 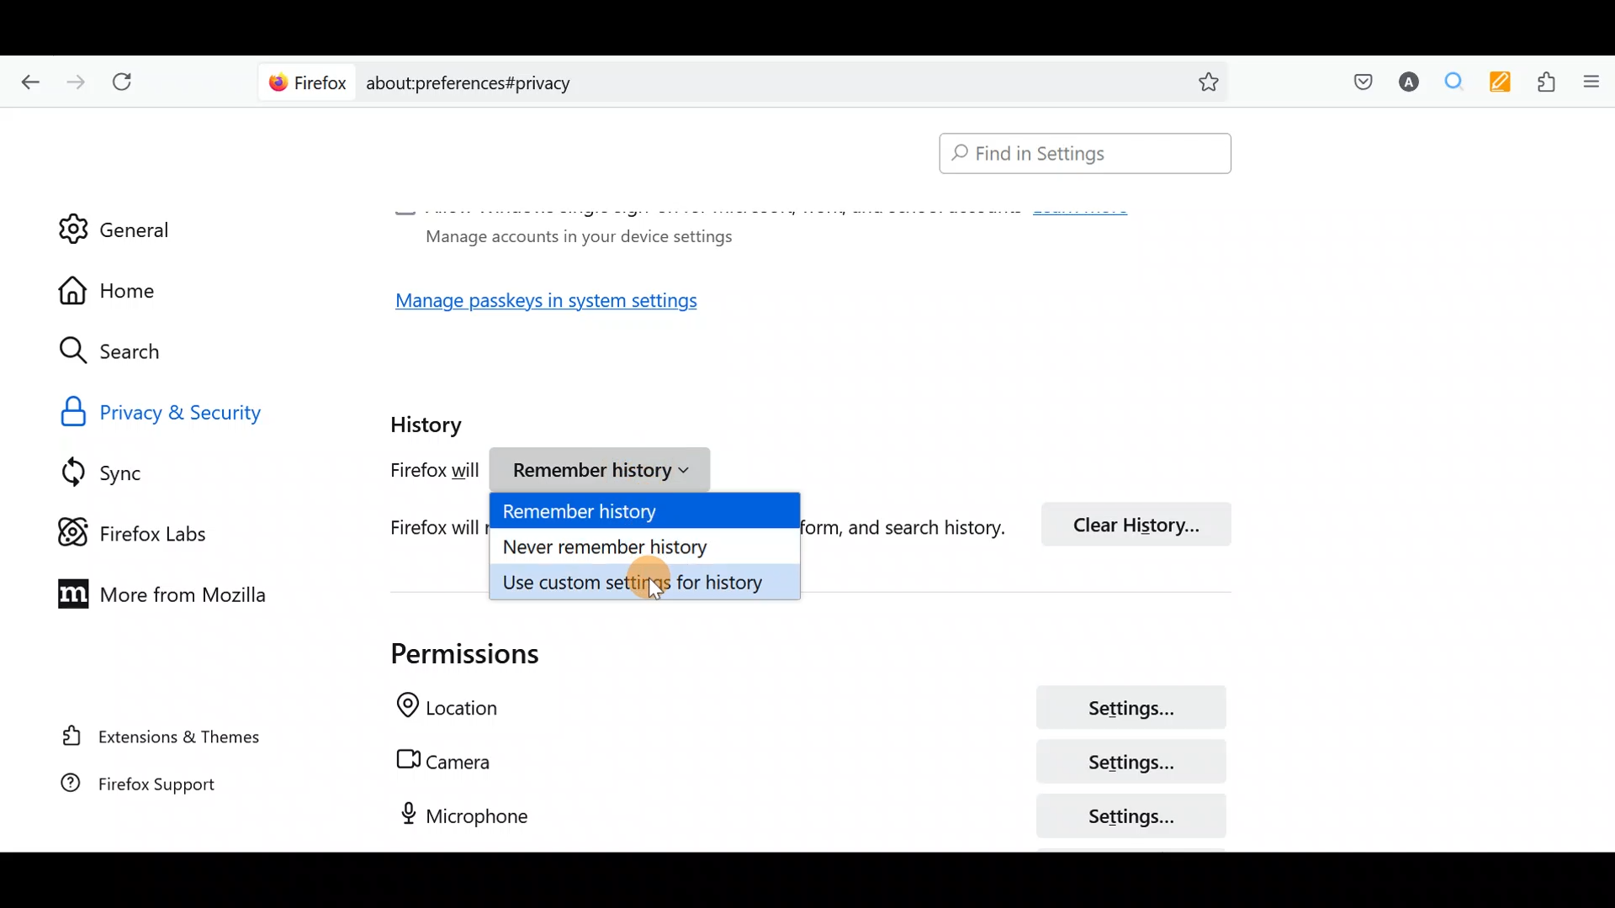 I want to click on Multiple search & highlight, so click(x=1448, y=83).